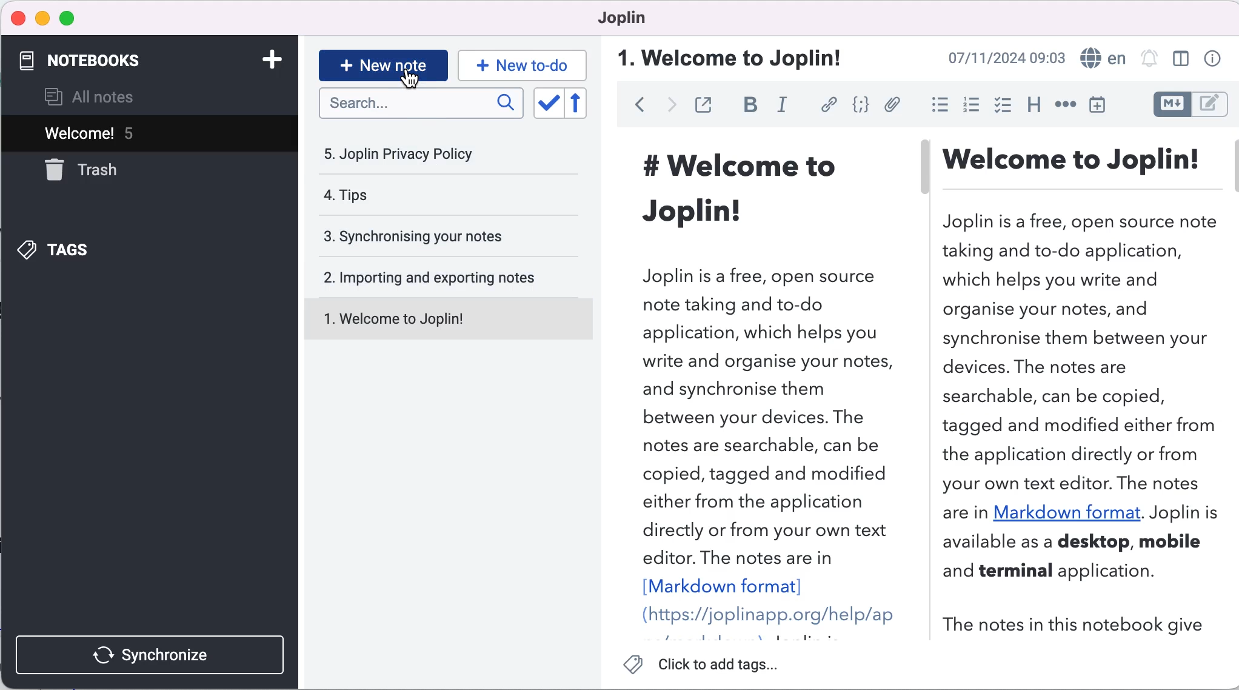 Image resolution: width=1239 pixels, height=690 pixels. I want to click on cursor, so click(411, 81).